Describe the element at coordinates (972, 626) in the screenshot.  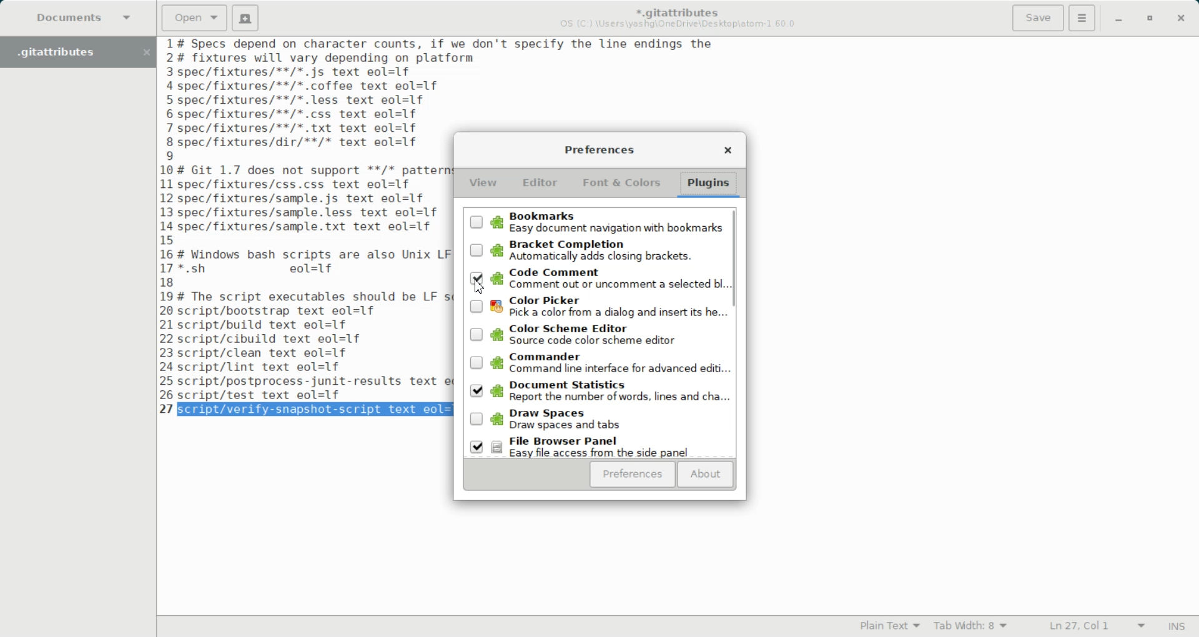
I see `Tab Width: 9` at that location.